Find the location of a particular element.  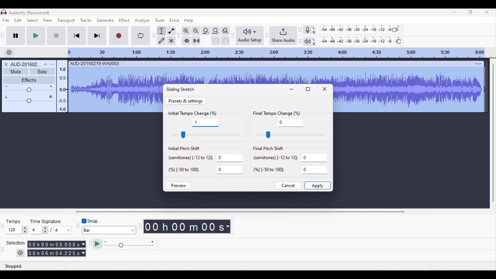

audacity tools toolbar is located at coordinates (154, 35).